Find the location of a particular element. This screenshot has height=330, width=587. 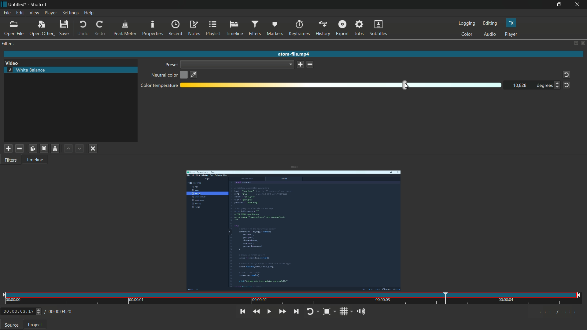

color is located at coordinates (467, 35).